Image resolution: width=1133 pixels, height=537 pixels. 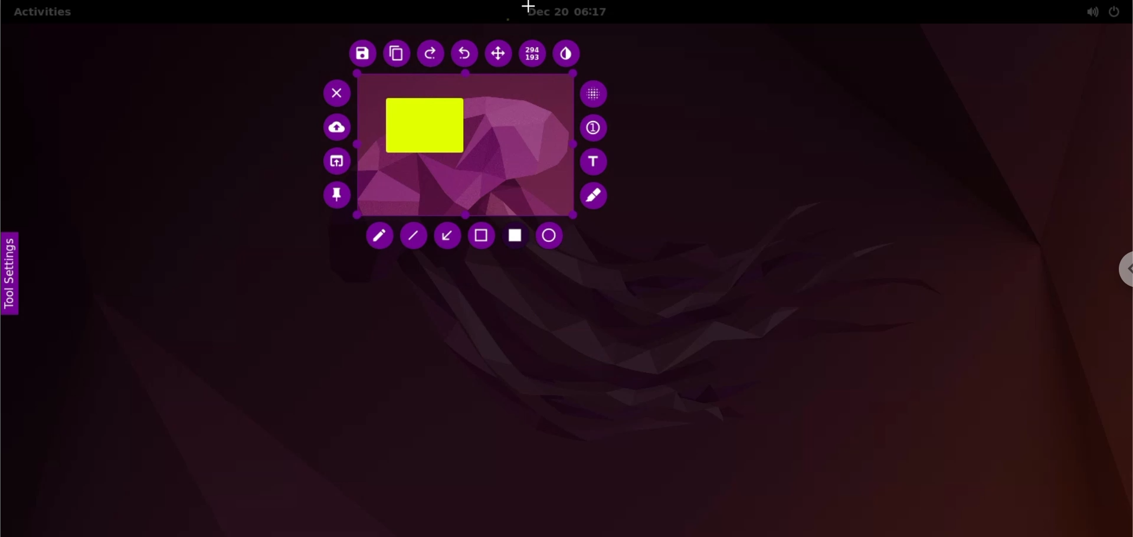 I want to click on rectangle, so click(x=425, y=126).